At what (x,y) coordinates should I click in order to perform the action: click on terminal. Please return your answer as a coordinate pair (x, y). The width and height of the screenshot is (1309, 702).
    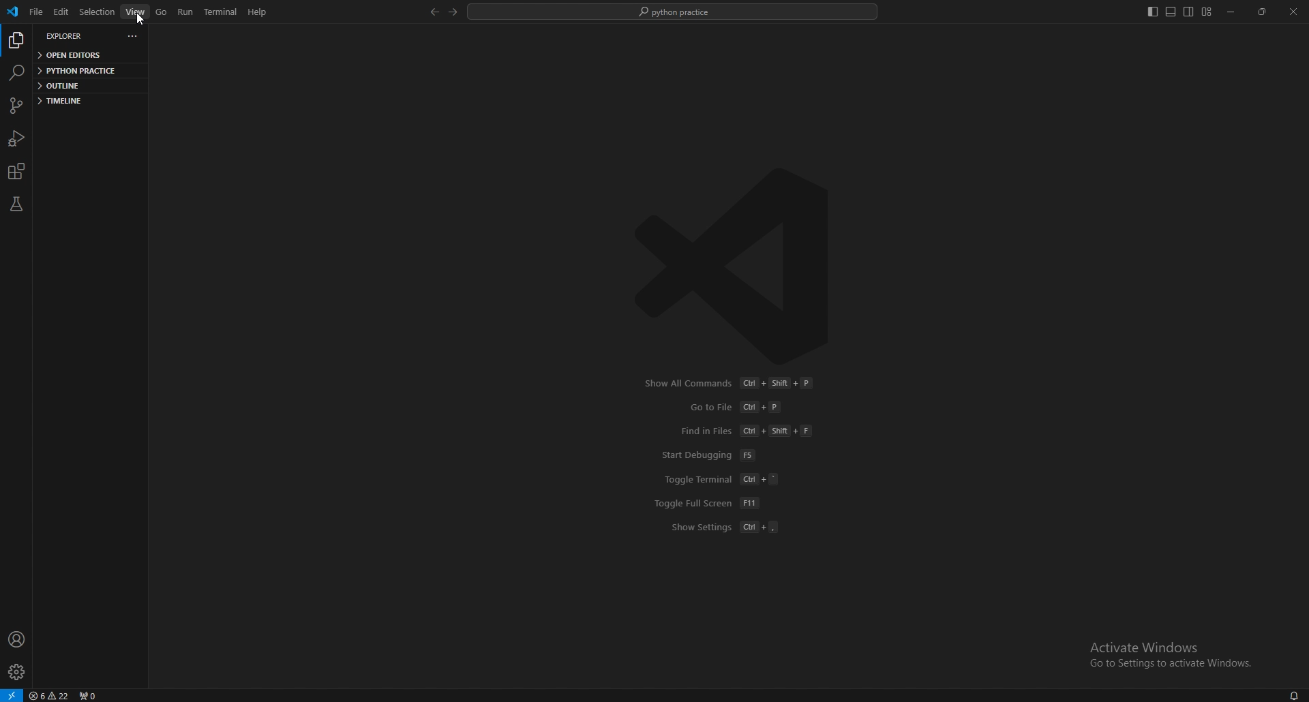
    Looking at the image, I should click on (220, 12).